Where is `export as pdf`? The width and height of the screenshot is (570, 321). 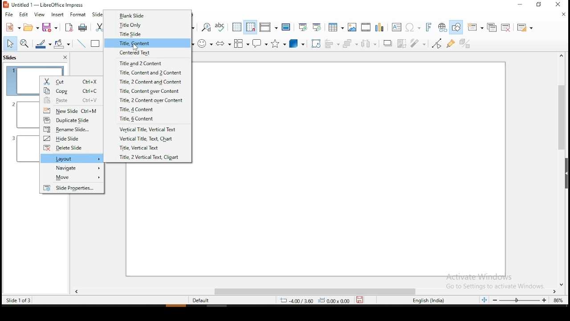
export as pdf is located at coordinates (68, 29).